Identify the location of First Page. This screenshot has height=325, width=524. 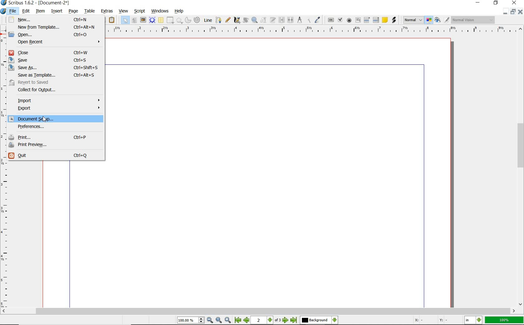
(238, 321).